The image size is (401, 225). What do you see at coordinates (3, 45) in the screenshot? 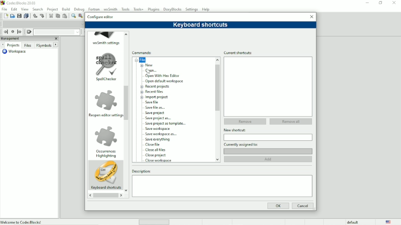
I see `Next` at bounding box center [3, 45].